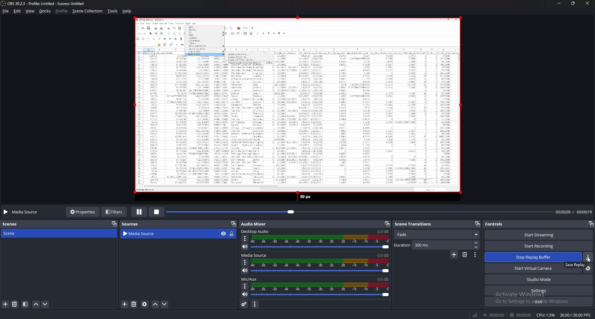  I want to click on start replay buffer, so click(539, 257).